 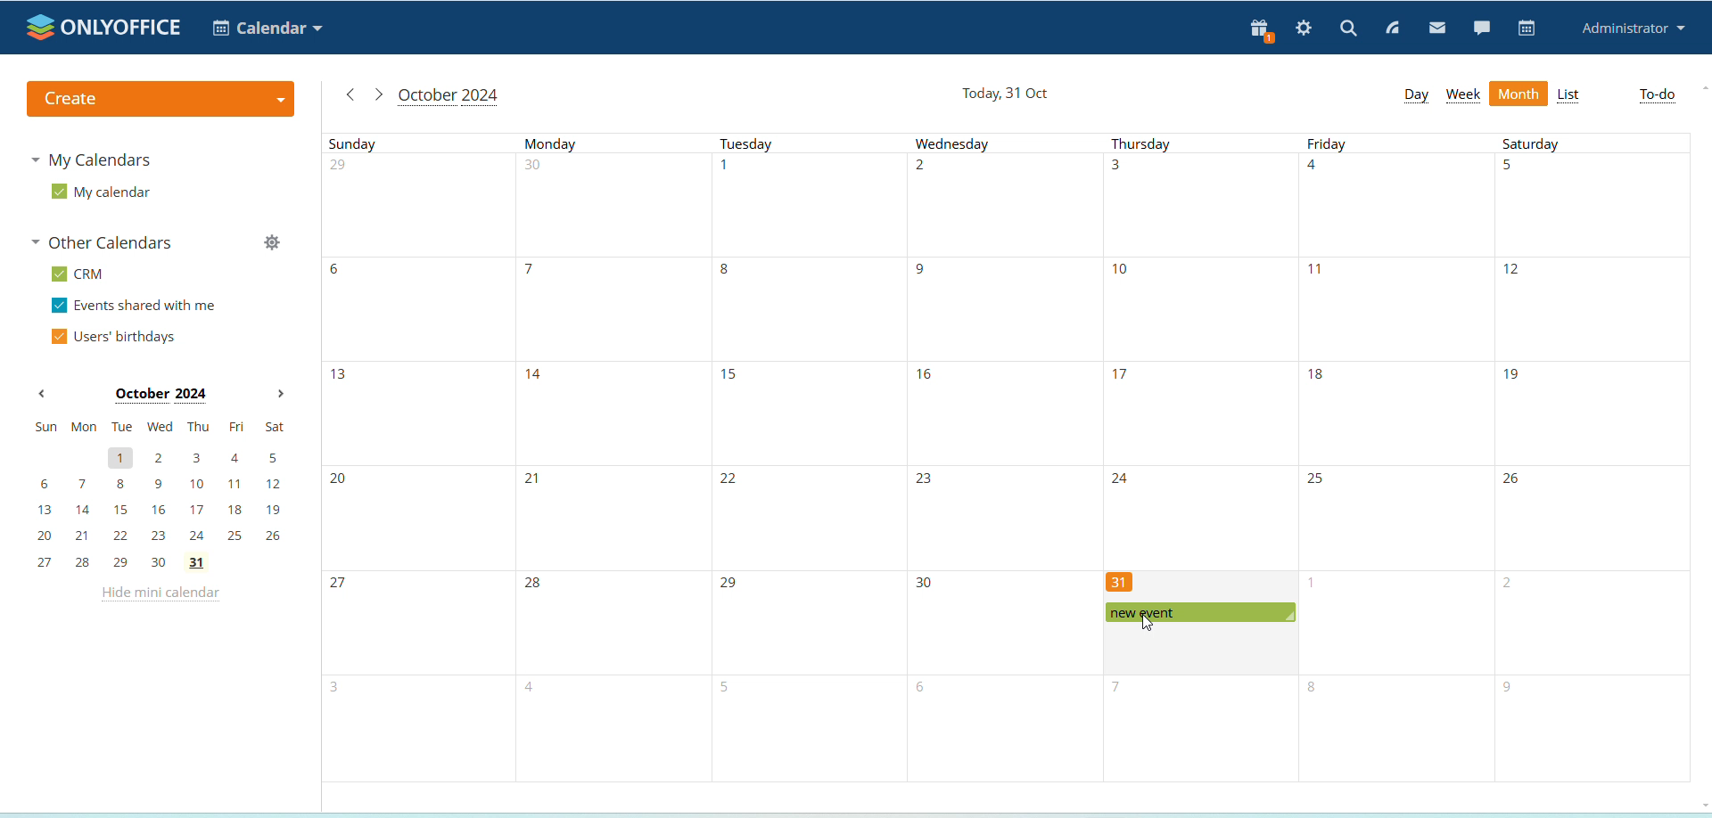 What do you see at coordinates (1394, 29) in the screenshot?
I see `feed` at bounding box center [1394, 29].